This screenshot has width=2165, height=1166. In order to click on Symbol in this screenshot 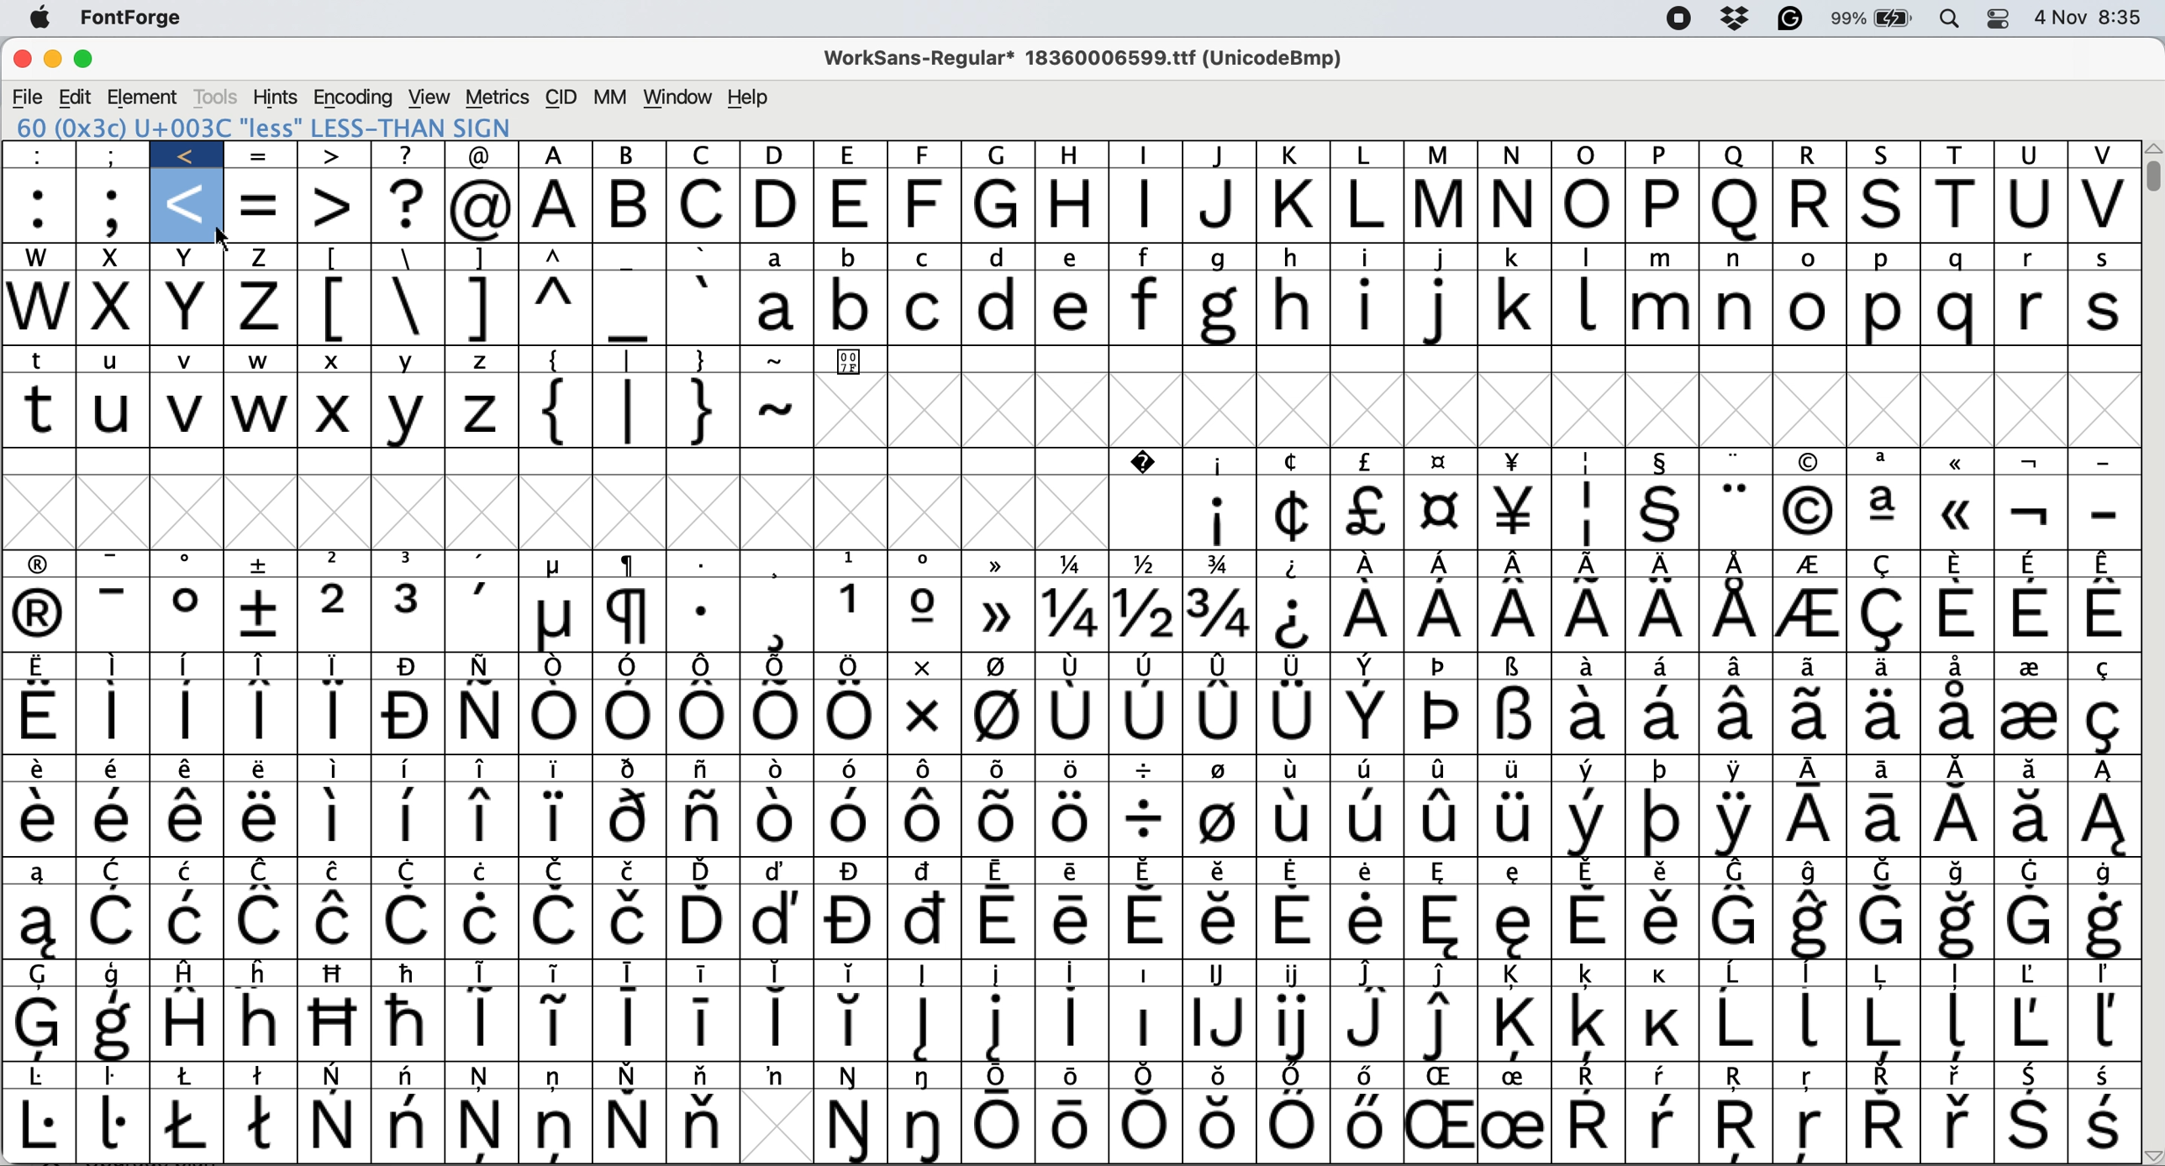, I will do `click(1514, 974)`.